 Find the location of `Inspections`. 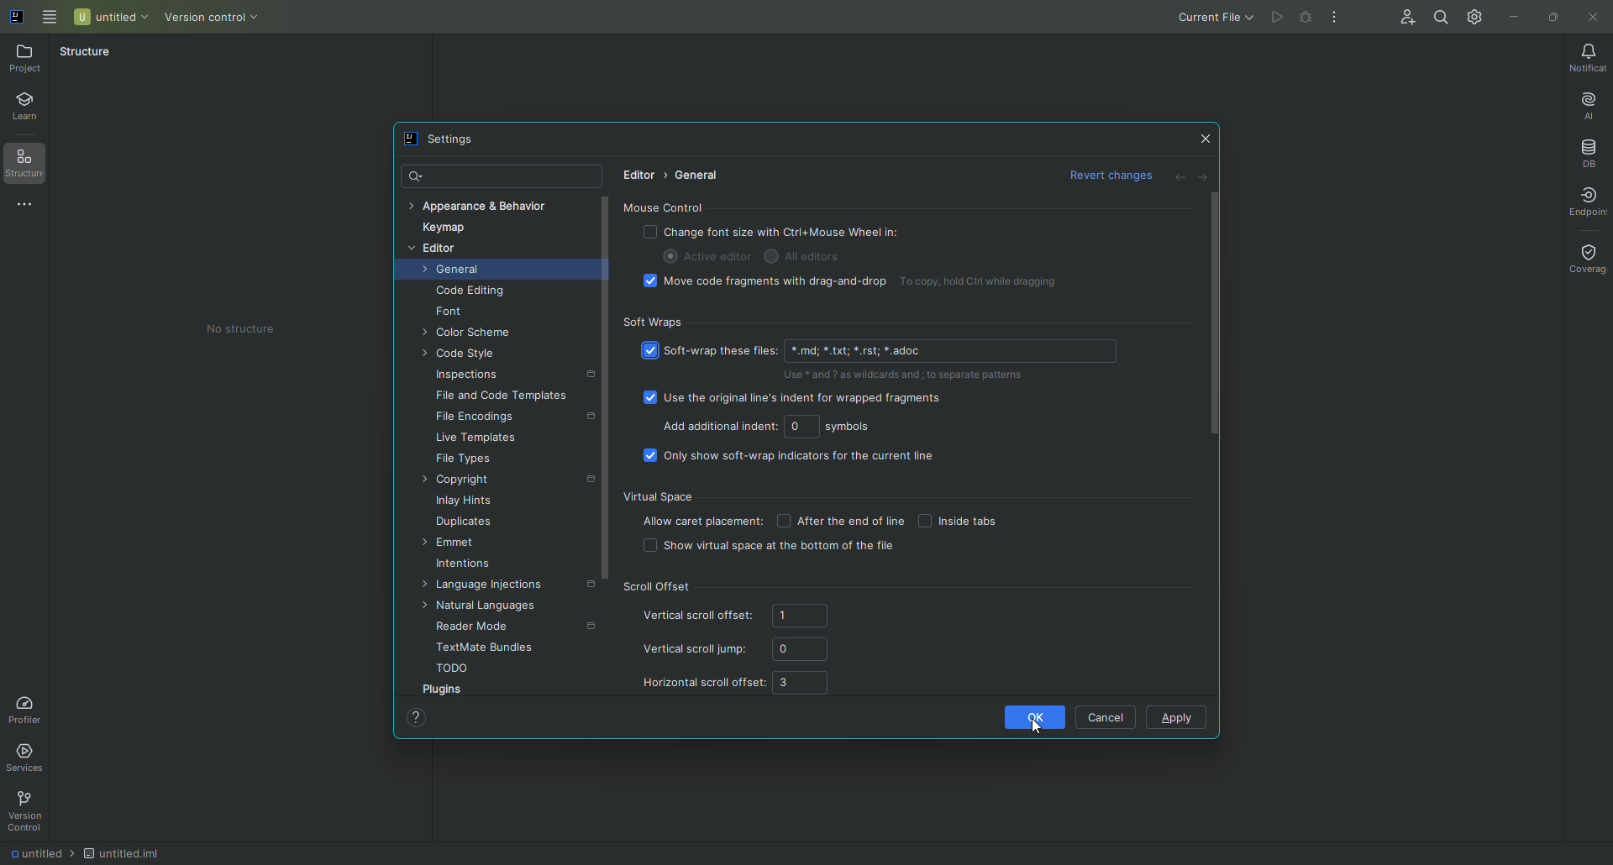

Inspections is located at coordinates (471, 376).